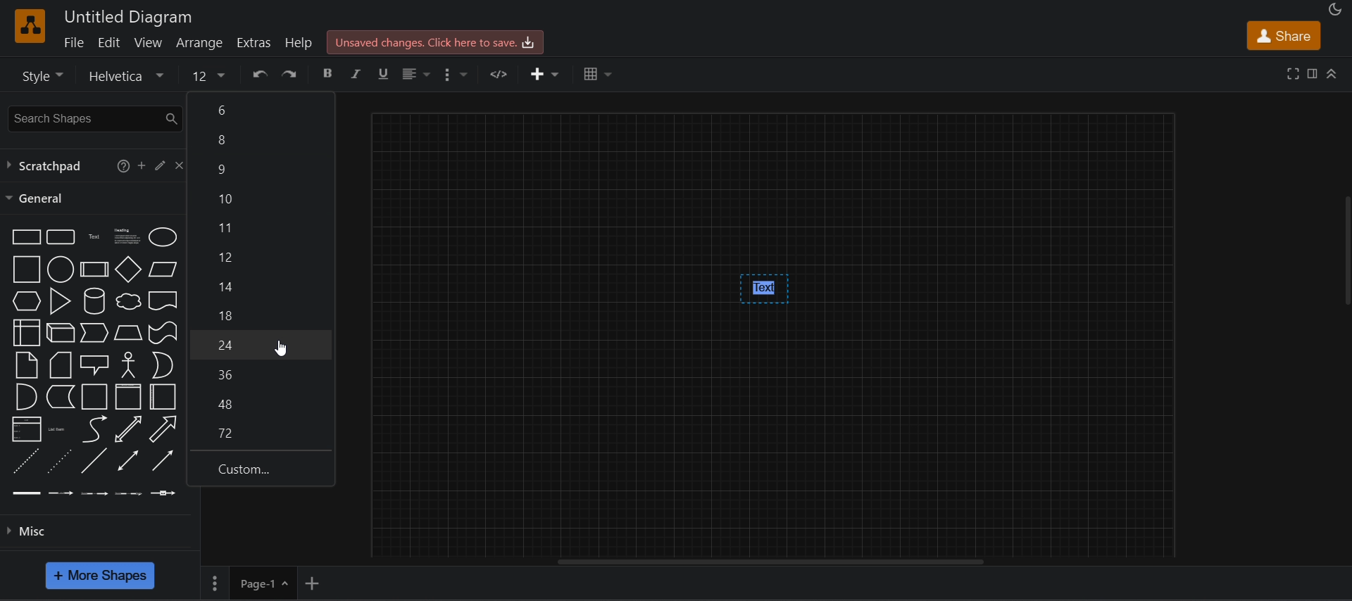 The width and height of the screenshot is (1352, 601). What do you see at coordinates (94, 301) in the screenshot?
I see `Cylinder` at bounding box center [94, 301].